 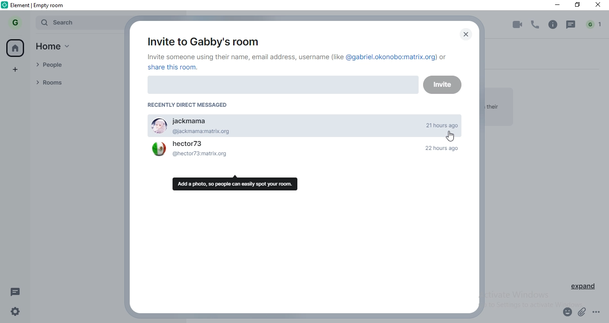 I want to click on minimise, so click(x=554, y=5).